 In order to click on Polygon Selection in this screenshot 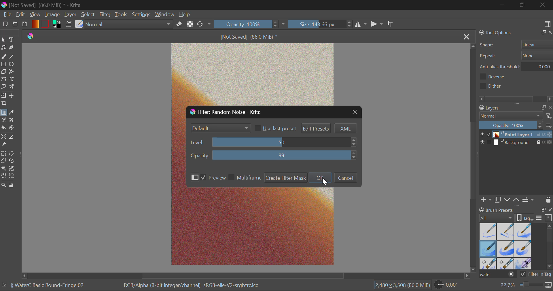, I will do `click(4, 162)`.